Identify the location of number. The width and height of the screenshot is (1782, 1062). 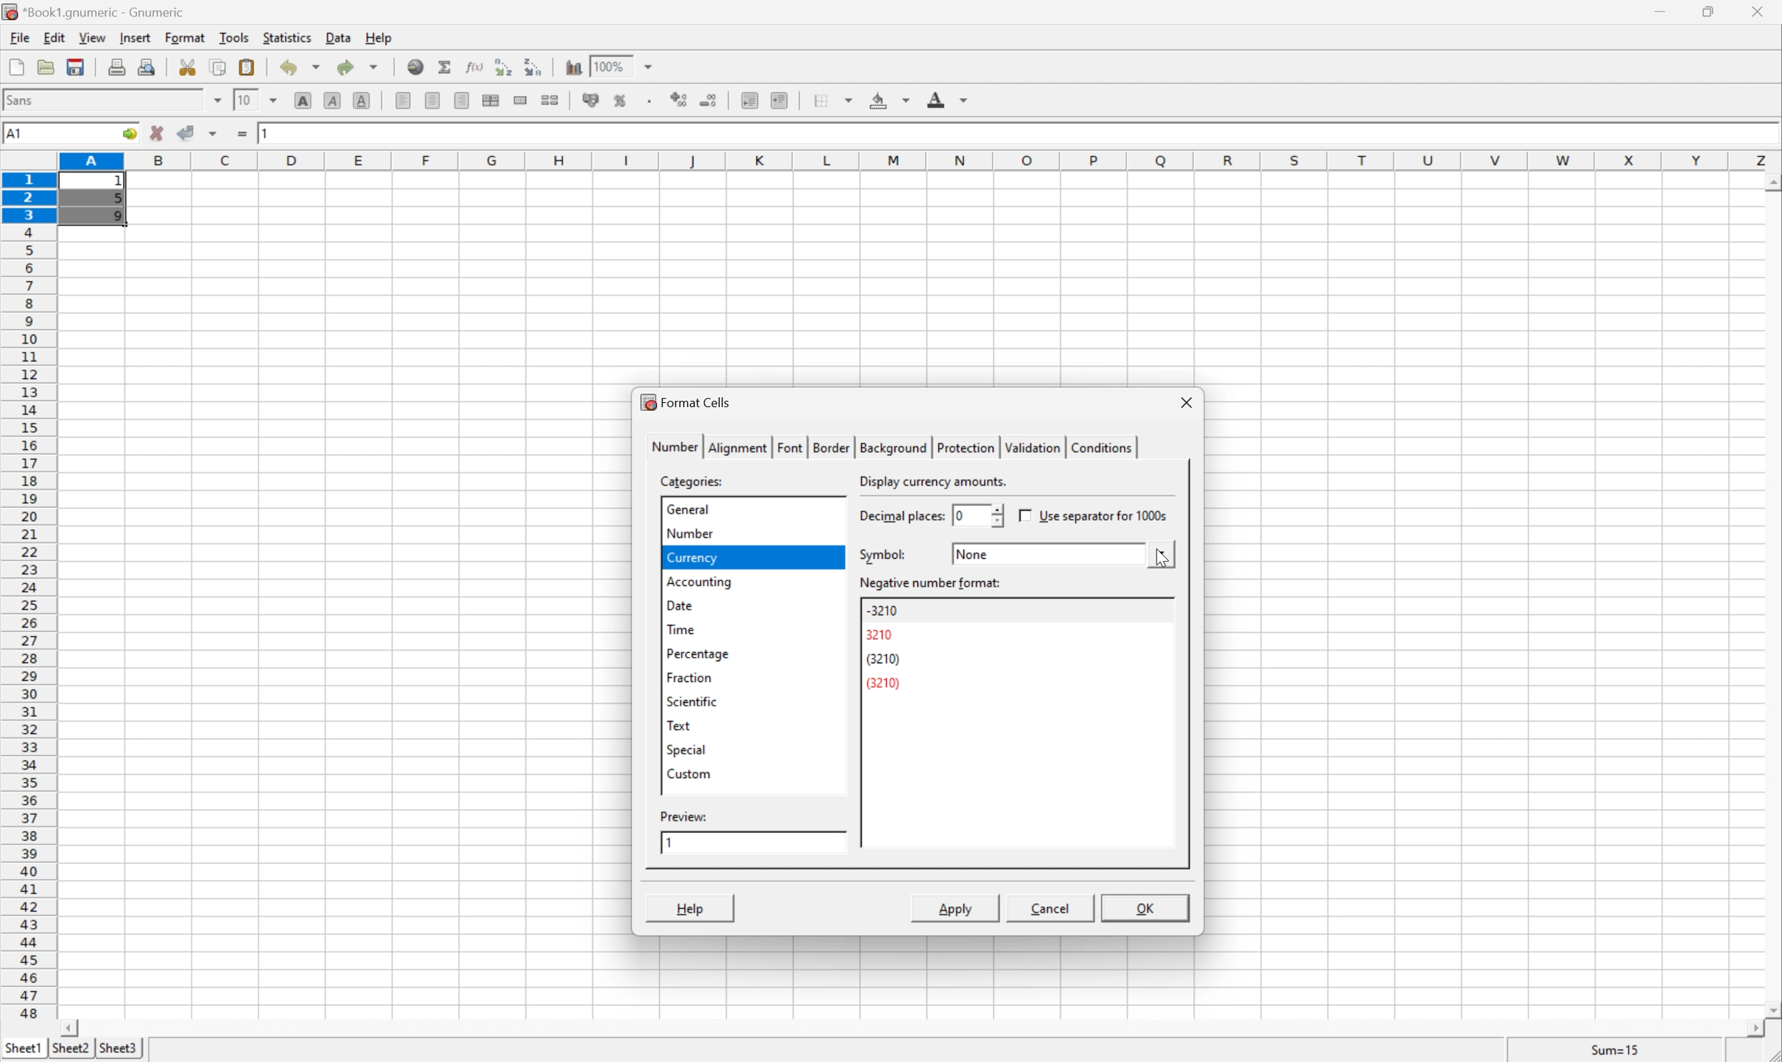
(674, 445).